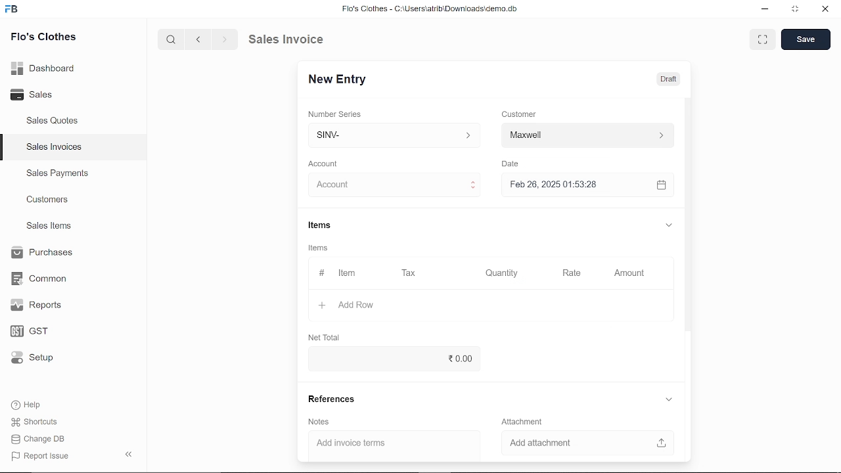 Image resolution: width=841 pixels, height=473 pixels. I want to click on expand, so click(670, 400).